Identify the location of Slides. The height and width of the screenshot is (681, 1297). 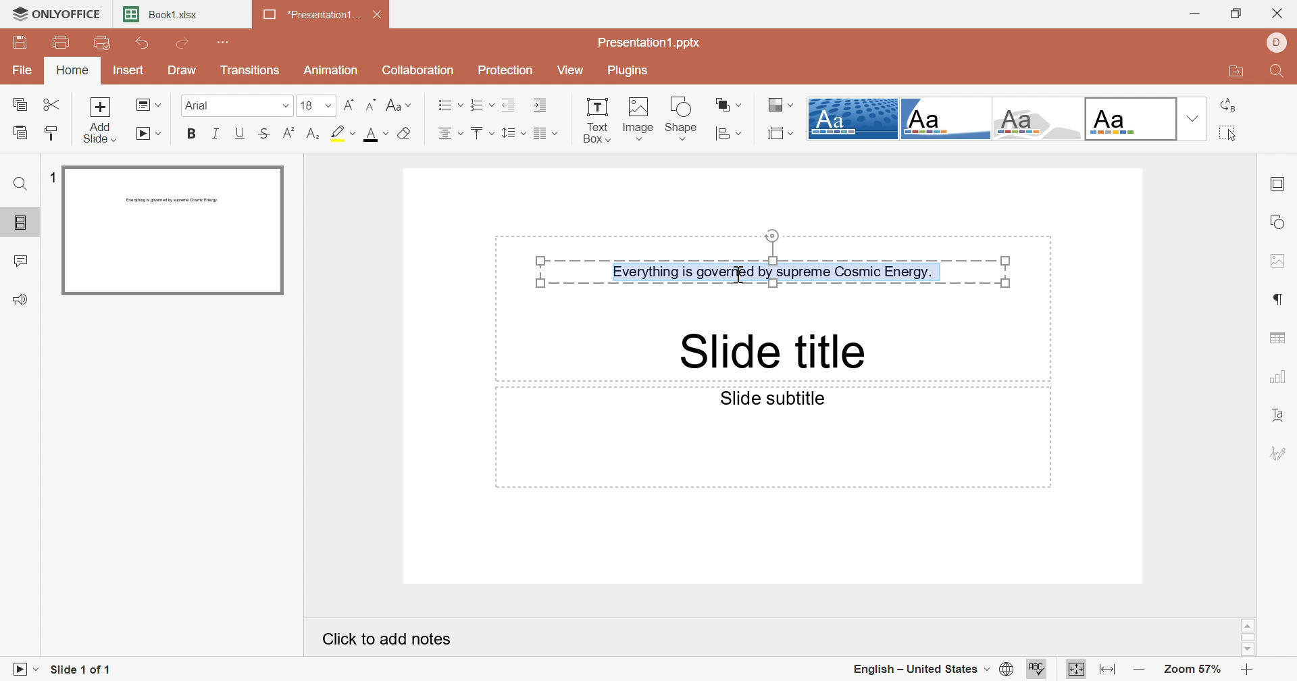
(20, 222).